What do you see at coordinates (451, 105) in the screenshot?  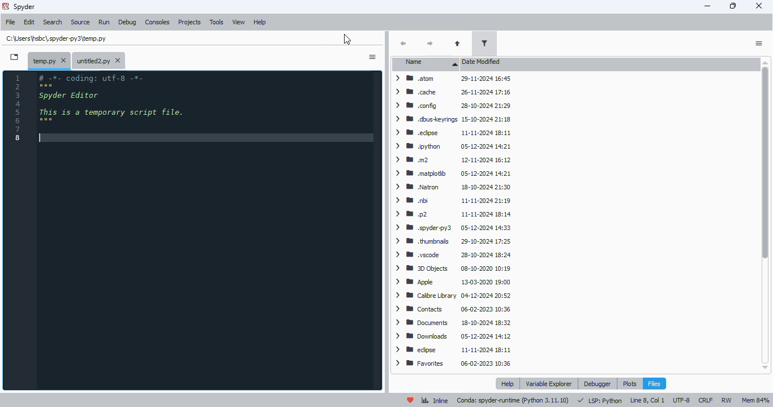 I see `> MW config 28-10-2024 21:29` at bounding box center [451, 105].